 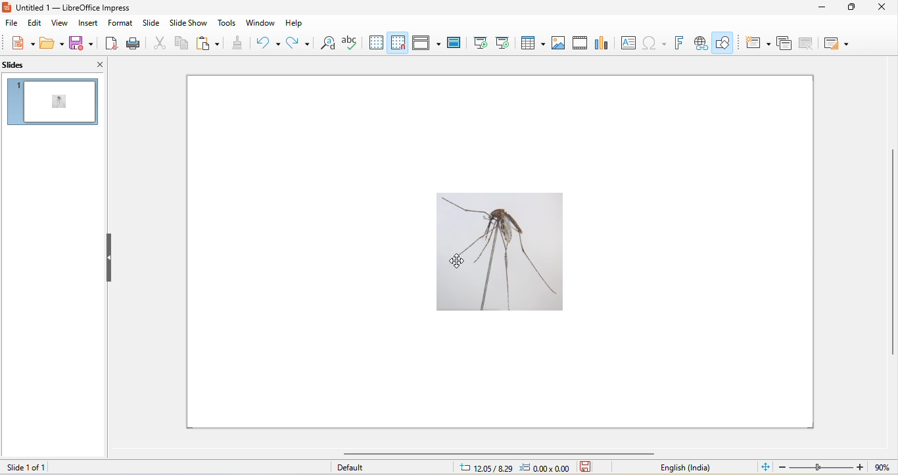 I want to click on horizontal scroll, so click(x=518, y=454).